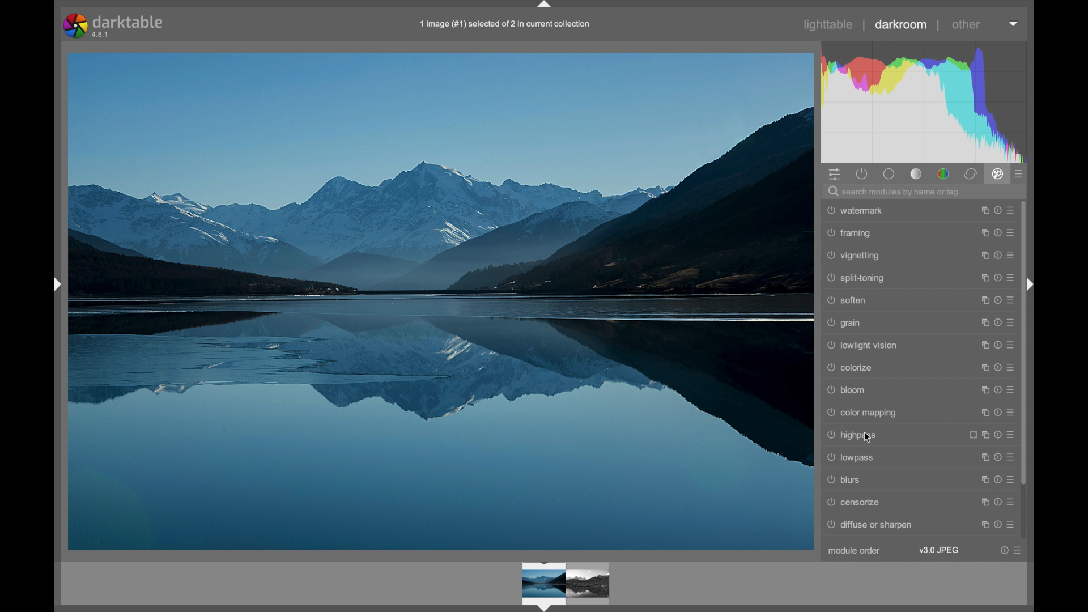 This screenshot has height=612, width=1088. What do you see at coordinates (847, 300) in the screenshot?
I see `soften` at bounding box center [847, 300].